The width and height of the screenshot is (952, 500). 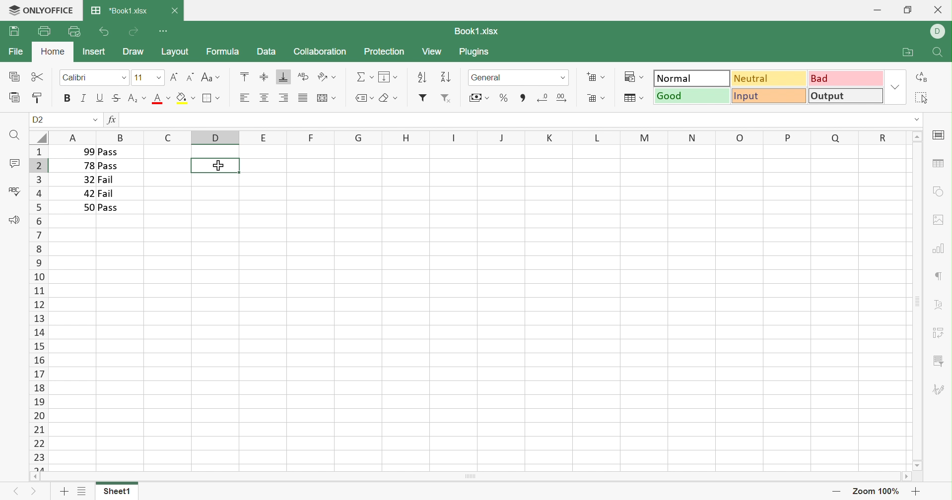 I want to click on D2, so click(x=39, y=120).